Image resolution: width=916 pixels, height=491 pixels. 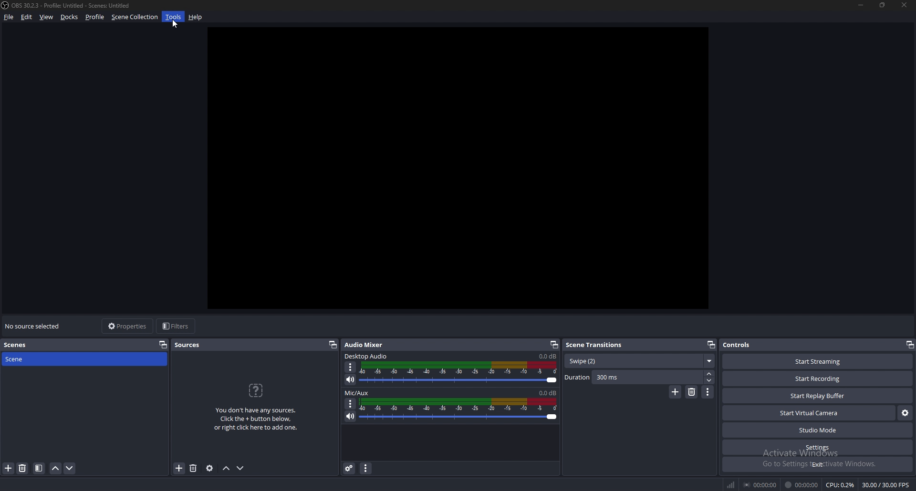 I want to click on docks, so click(x=70, y=17).